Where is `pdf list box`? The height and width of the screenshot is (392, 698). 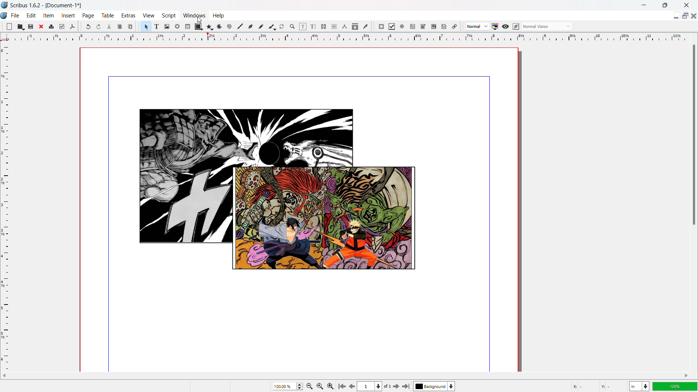
pdf list box is located at coordinates (434, 26).